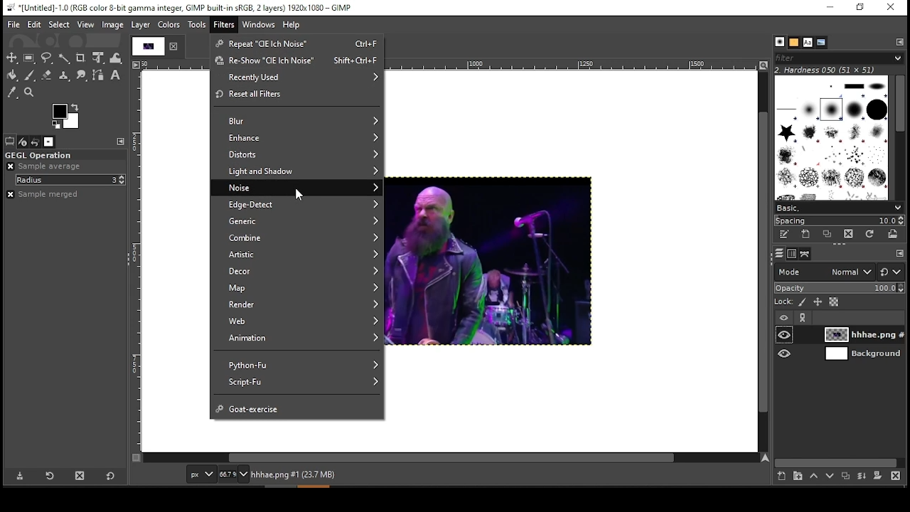 This screenshot has width=910, height=512. I want to click on layer , so click(862, 353).